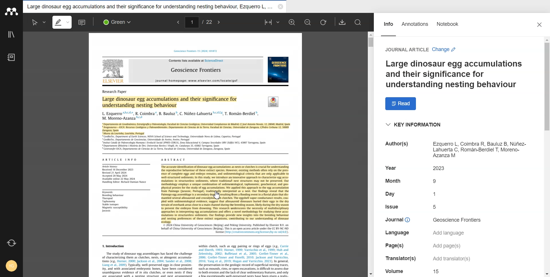 This screenshot has width=550, height=277. What do you see at coordinates (196, 155) in the screenshot?
I see `document` at bounding box center [196, 155].